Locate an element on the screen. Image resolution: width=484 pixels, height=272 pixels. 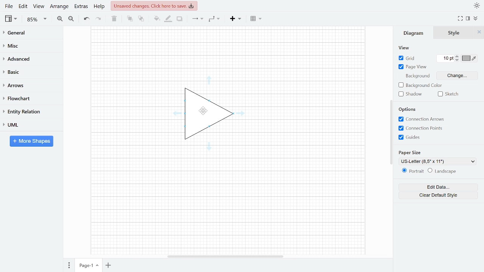
Change background is located at coordinates (457, 76).